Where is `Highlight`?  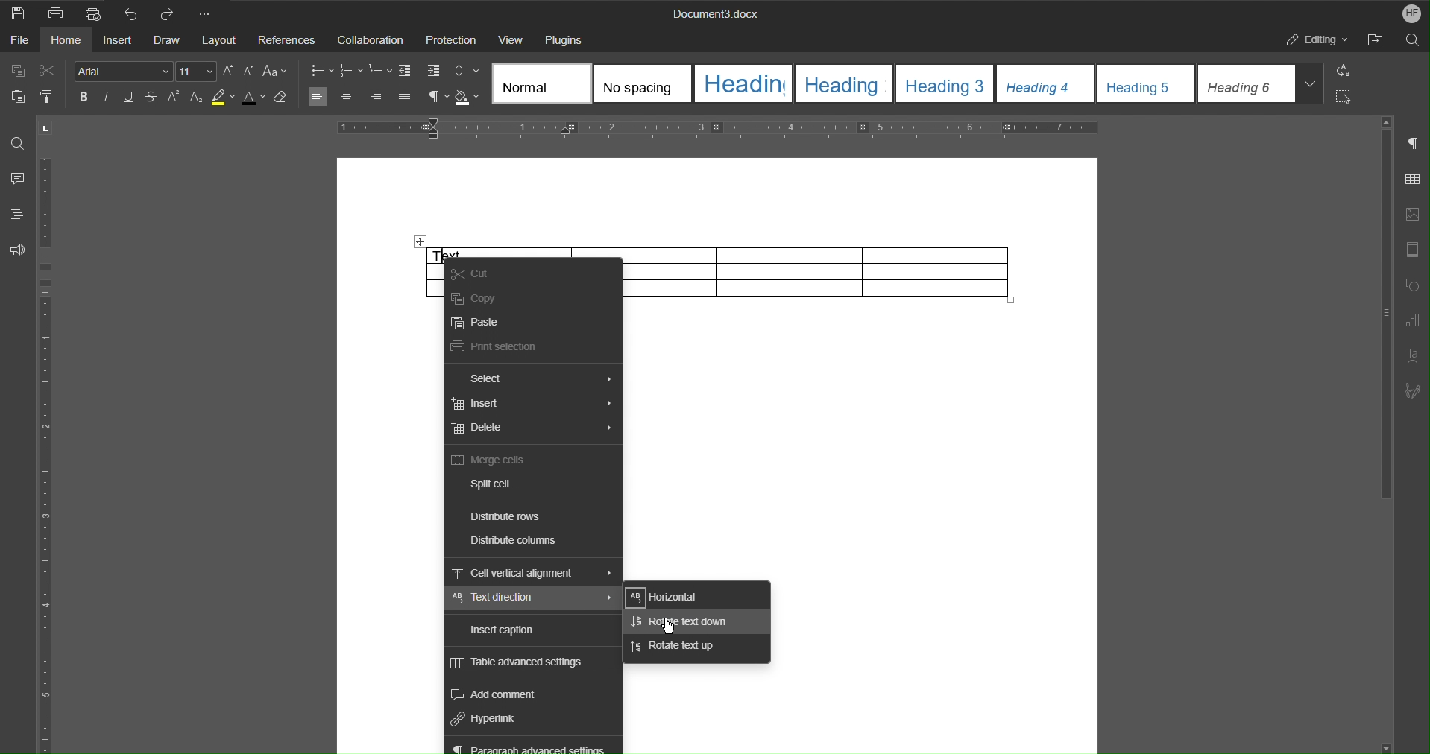 Highlight is located at coordinates (224, 96).